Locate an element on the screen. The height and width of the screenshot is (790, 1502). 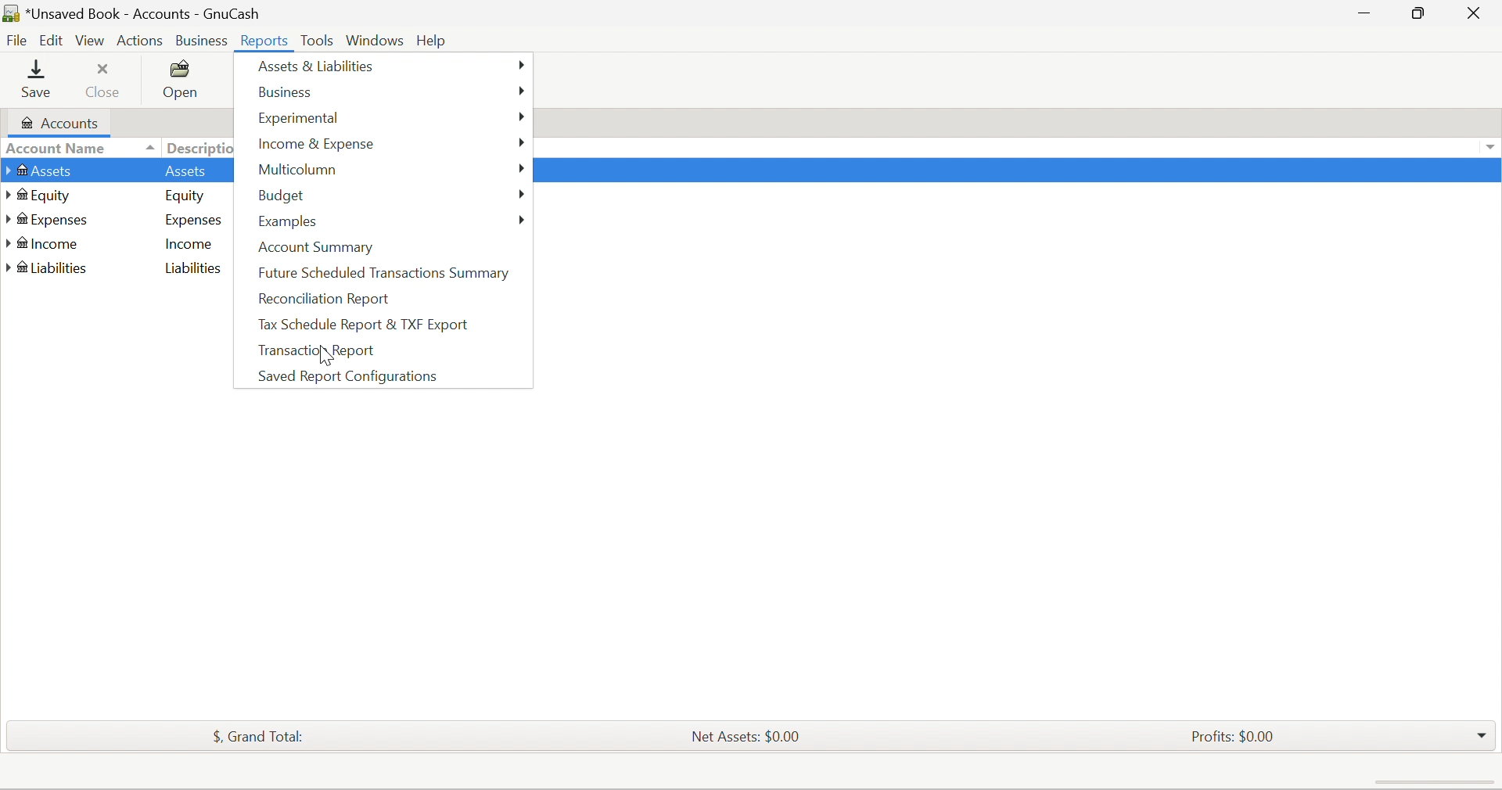
More is located at coordinates (523, 167).